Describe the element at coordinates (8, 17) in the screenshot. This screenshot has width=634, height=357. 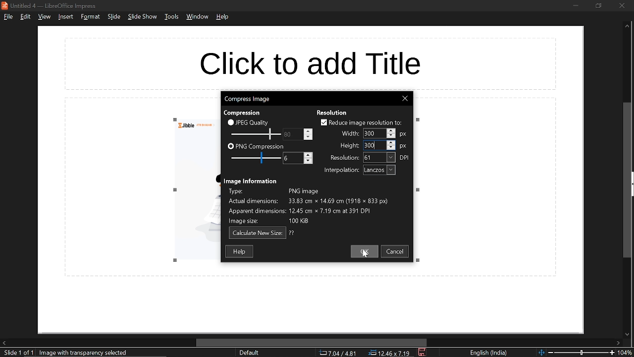
I see `file` at that location.